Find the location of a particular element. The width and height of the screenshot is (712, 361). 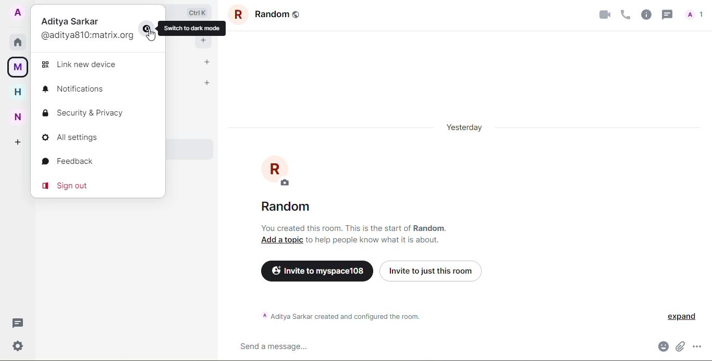

expand is located at coordinates (681, 317).